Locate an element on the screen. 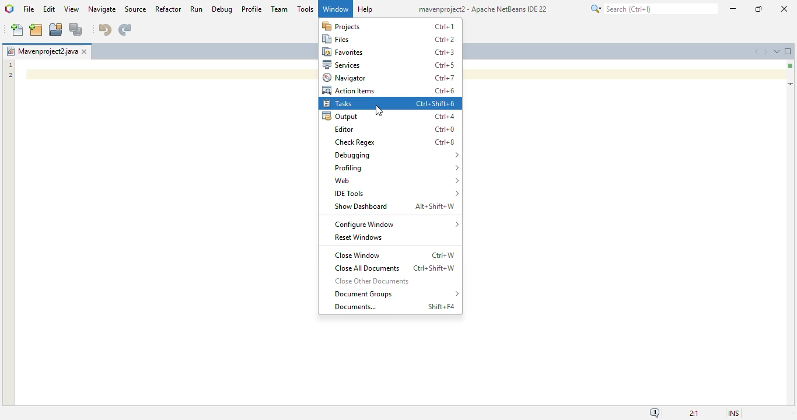  maximize is located at coordinates (758, 9).